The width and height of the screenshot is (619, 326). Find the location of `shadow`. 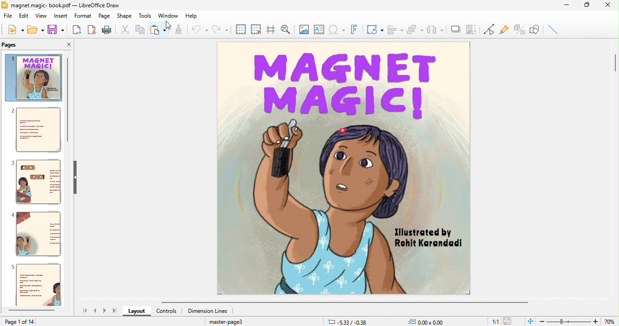

shadow is located at coordinates (455, 29).